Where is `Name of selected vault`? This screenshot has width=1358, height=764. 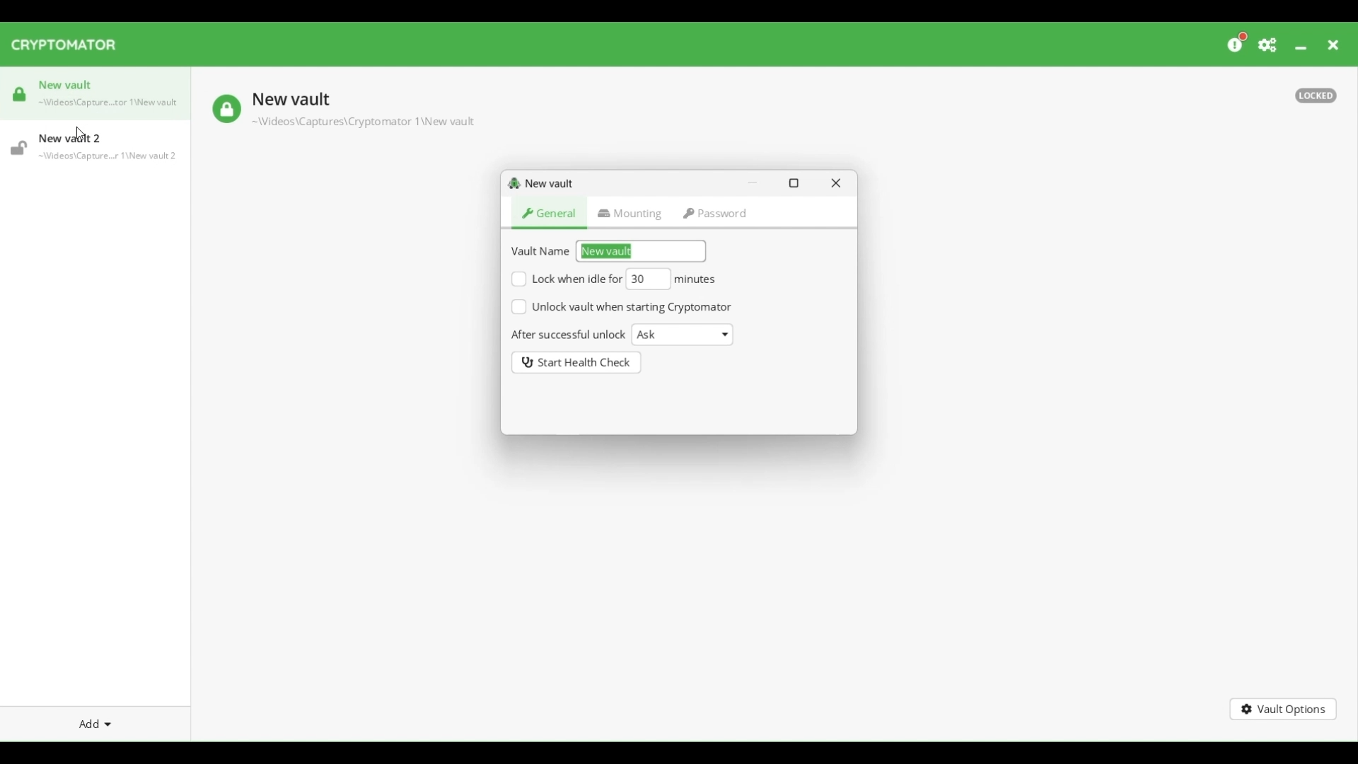
Name of selected vault is located at coordinates (290, 102).